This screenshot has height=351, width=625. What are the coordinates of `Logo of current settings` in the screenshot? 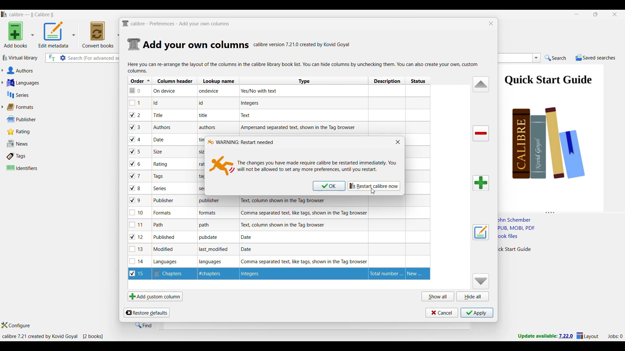 It's located at (134, 45).